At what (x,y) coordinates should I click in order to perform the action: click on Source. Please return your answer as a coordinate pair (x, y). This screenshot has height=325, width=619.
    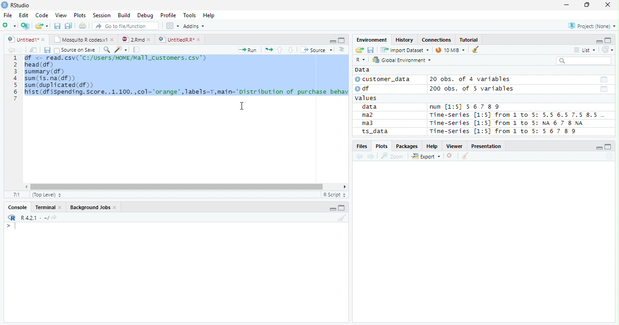
    Looking at the image, I should click on (315, 50).